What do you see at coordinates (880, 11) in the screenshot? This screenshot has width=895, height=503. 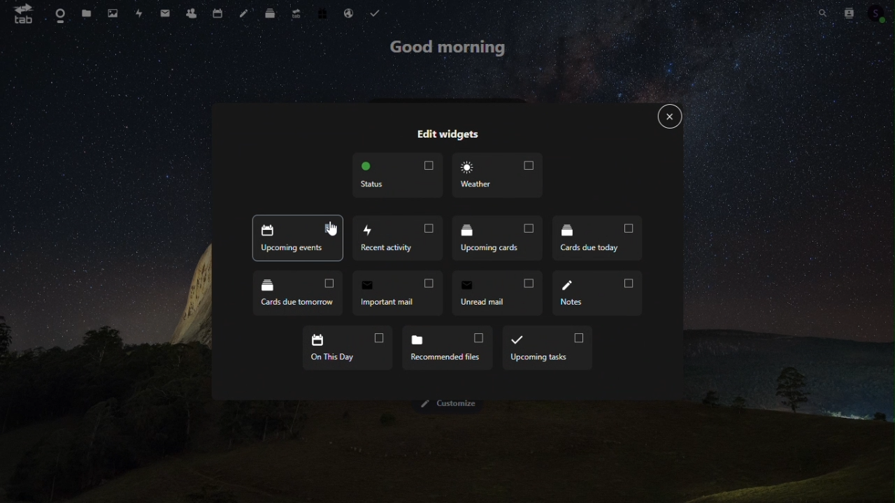 I see `Account icon` at bounding box center [880, 11].